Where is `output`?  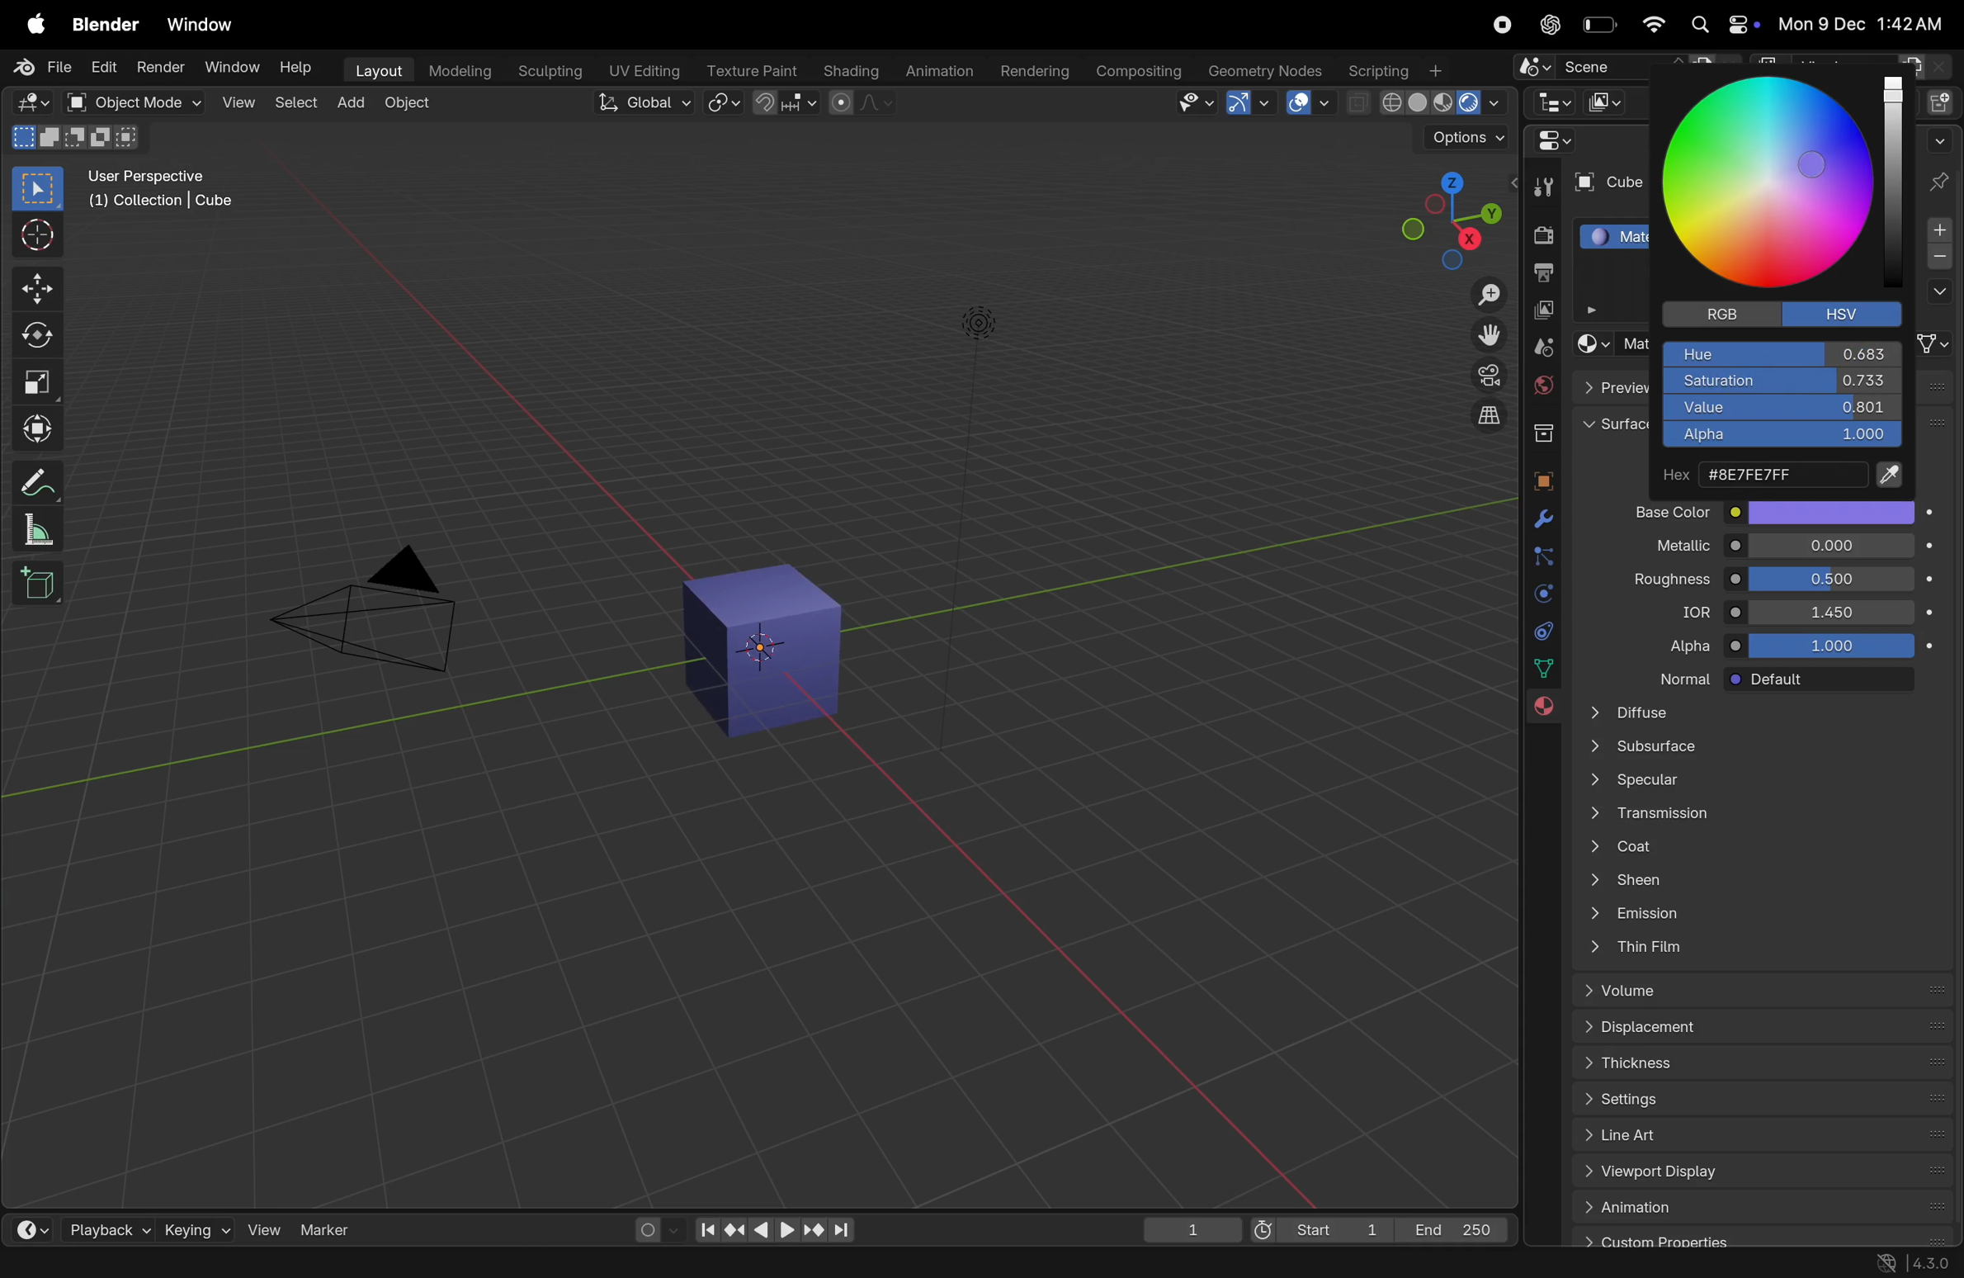 output is located at coordinates (1541, 275).